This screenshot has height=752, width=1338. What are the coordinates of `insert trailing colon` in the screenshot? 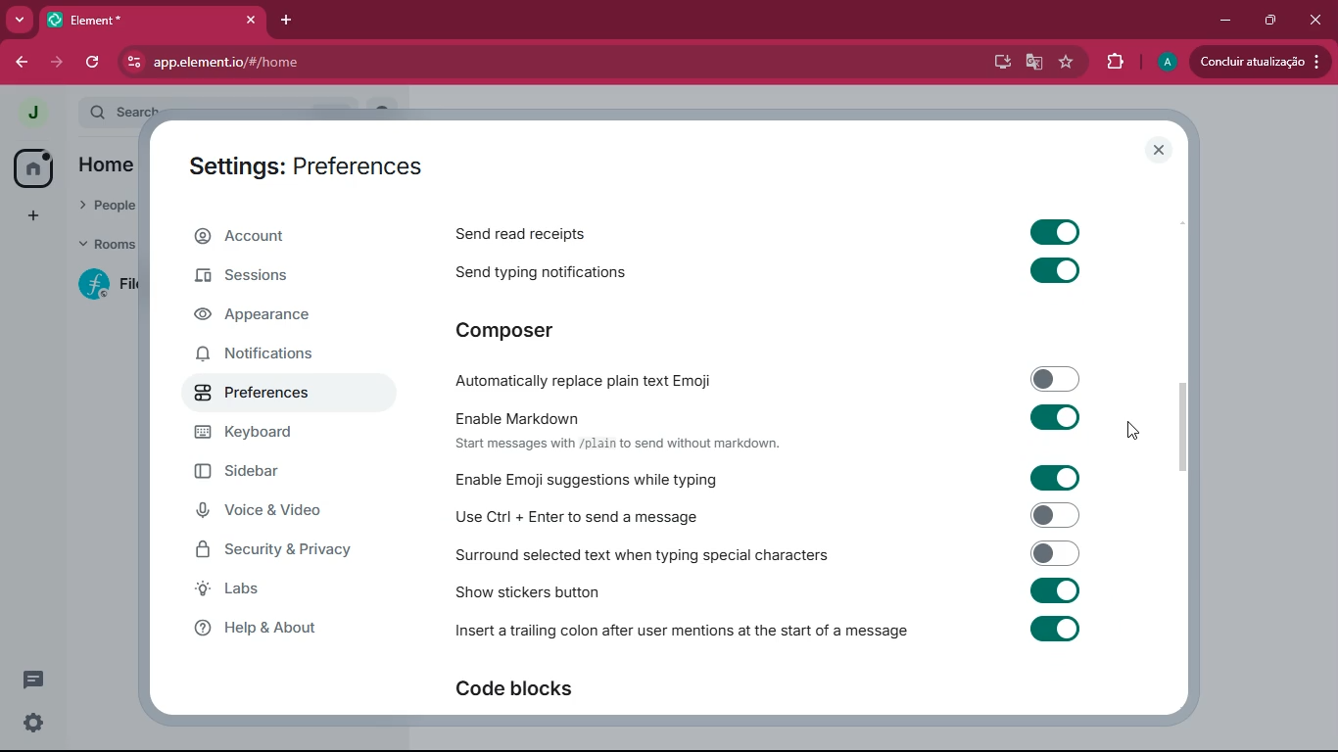 It's located at (683, 633).